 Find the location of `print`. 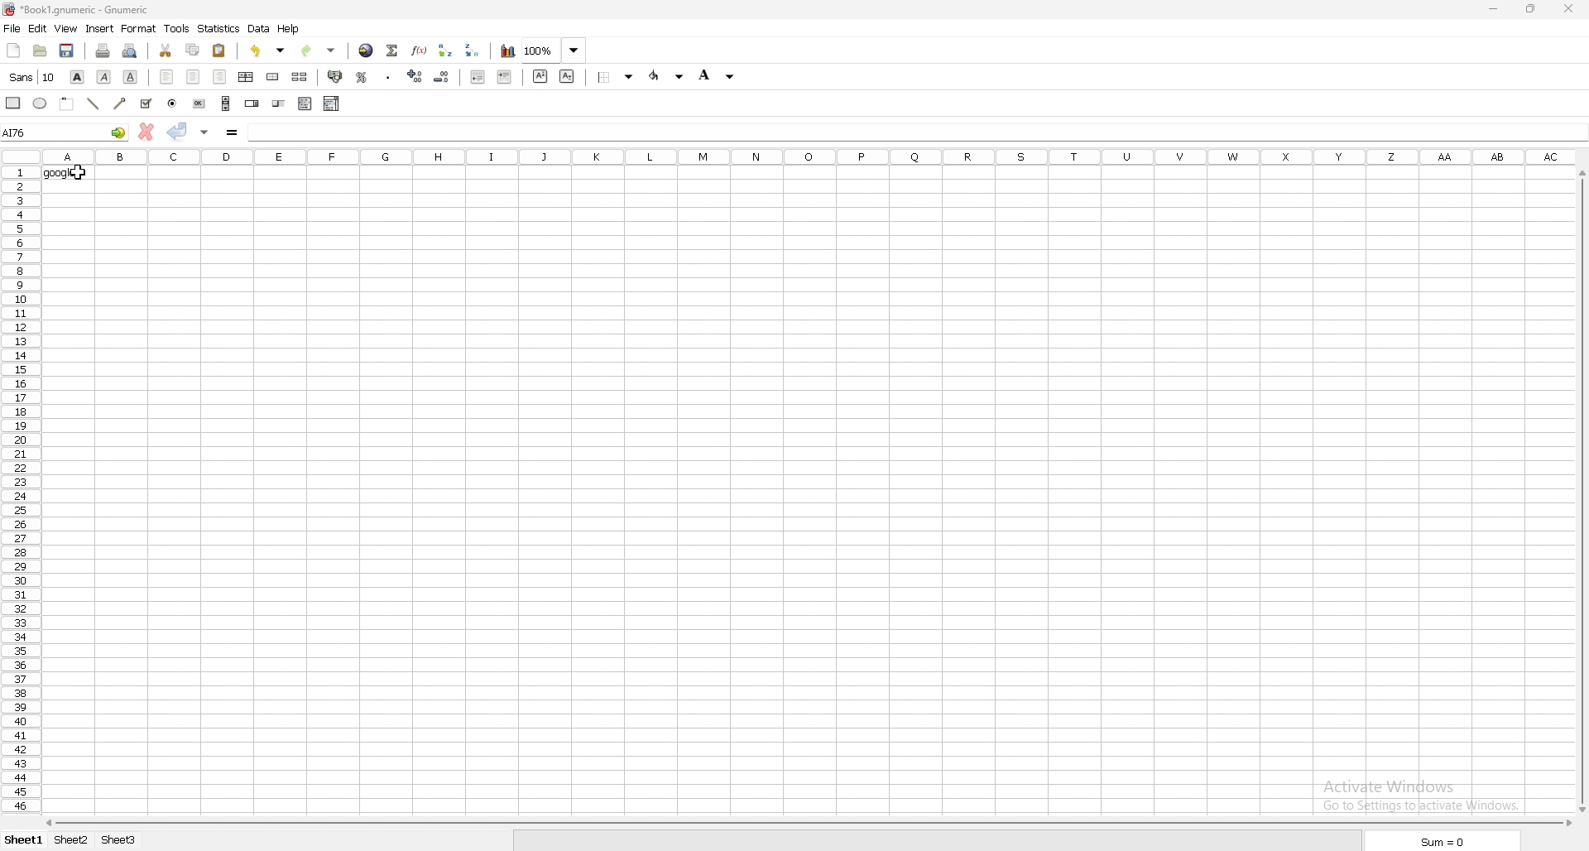

print is located at coordinates (103, 50).